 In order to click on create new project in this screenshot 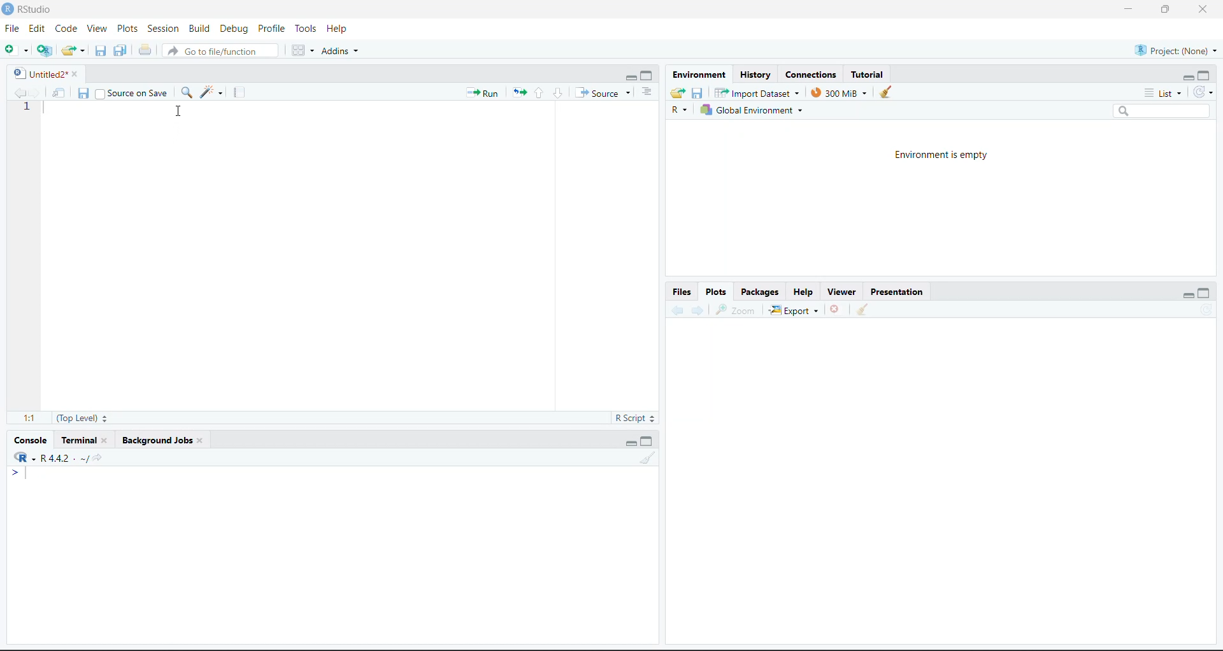, I will do `click(43, 51)`.